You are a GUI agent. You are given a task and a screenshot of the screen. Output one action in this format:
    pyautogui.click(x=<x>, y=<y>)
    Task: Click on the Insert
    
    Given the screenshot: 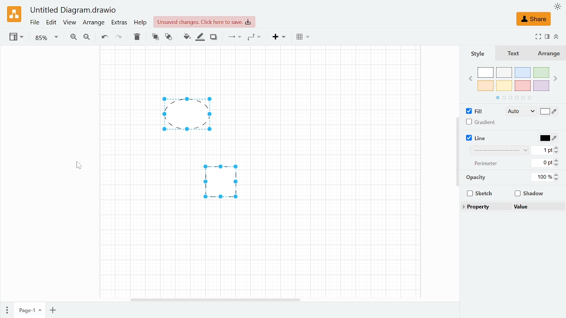 What is the action you would take?
    pyautogui.click(x=279, y=37)
    